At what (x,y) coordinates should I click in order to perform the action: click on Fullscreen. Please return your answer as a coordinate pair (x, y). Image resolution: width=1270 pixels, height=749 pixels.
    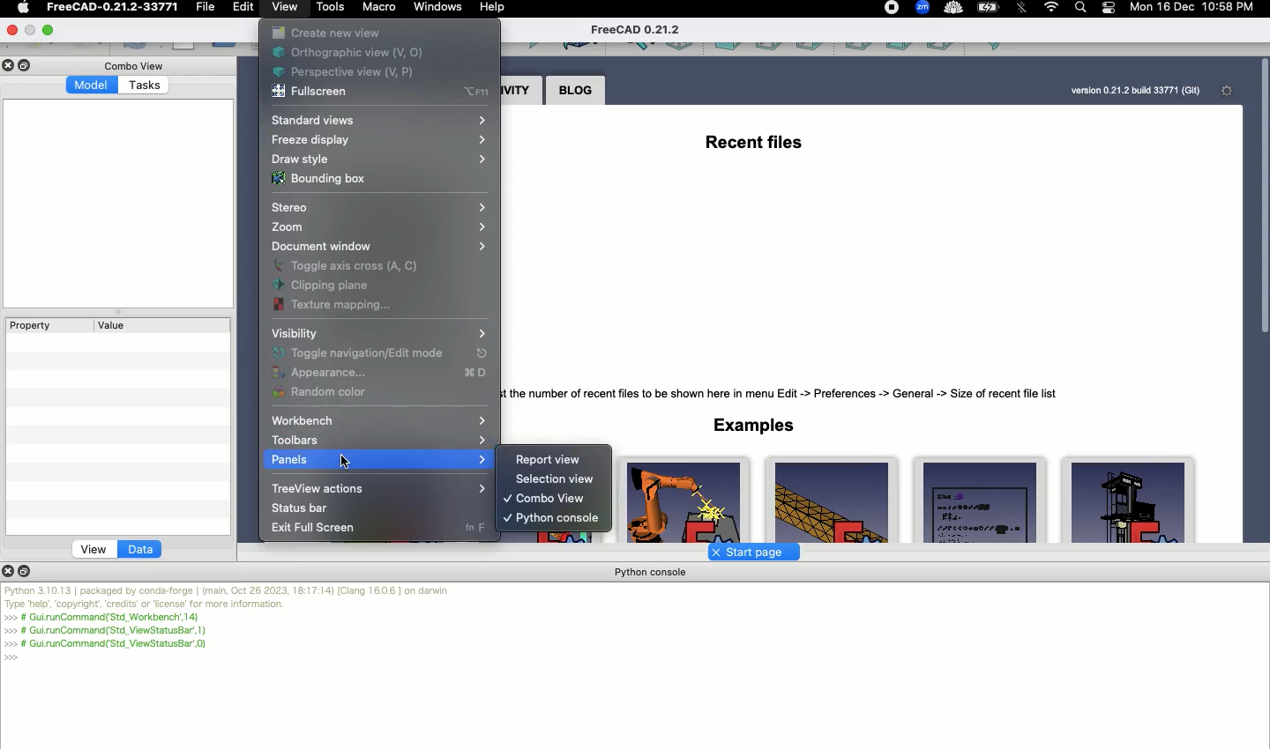
    Looking at the image, I should click on (385, 93).